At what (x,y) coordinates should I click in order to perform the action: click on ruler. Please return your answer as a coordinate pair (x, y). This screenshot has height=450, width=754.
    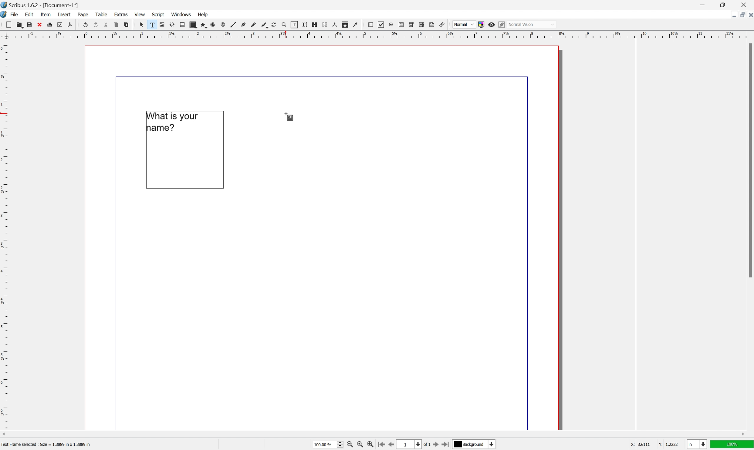
    Looking at the image, I should click on (5, 235).